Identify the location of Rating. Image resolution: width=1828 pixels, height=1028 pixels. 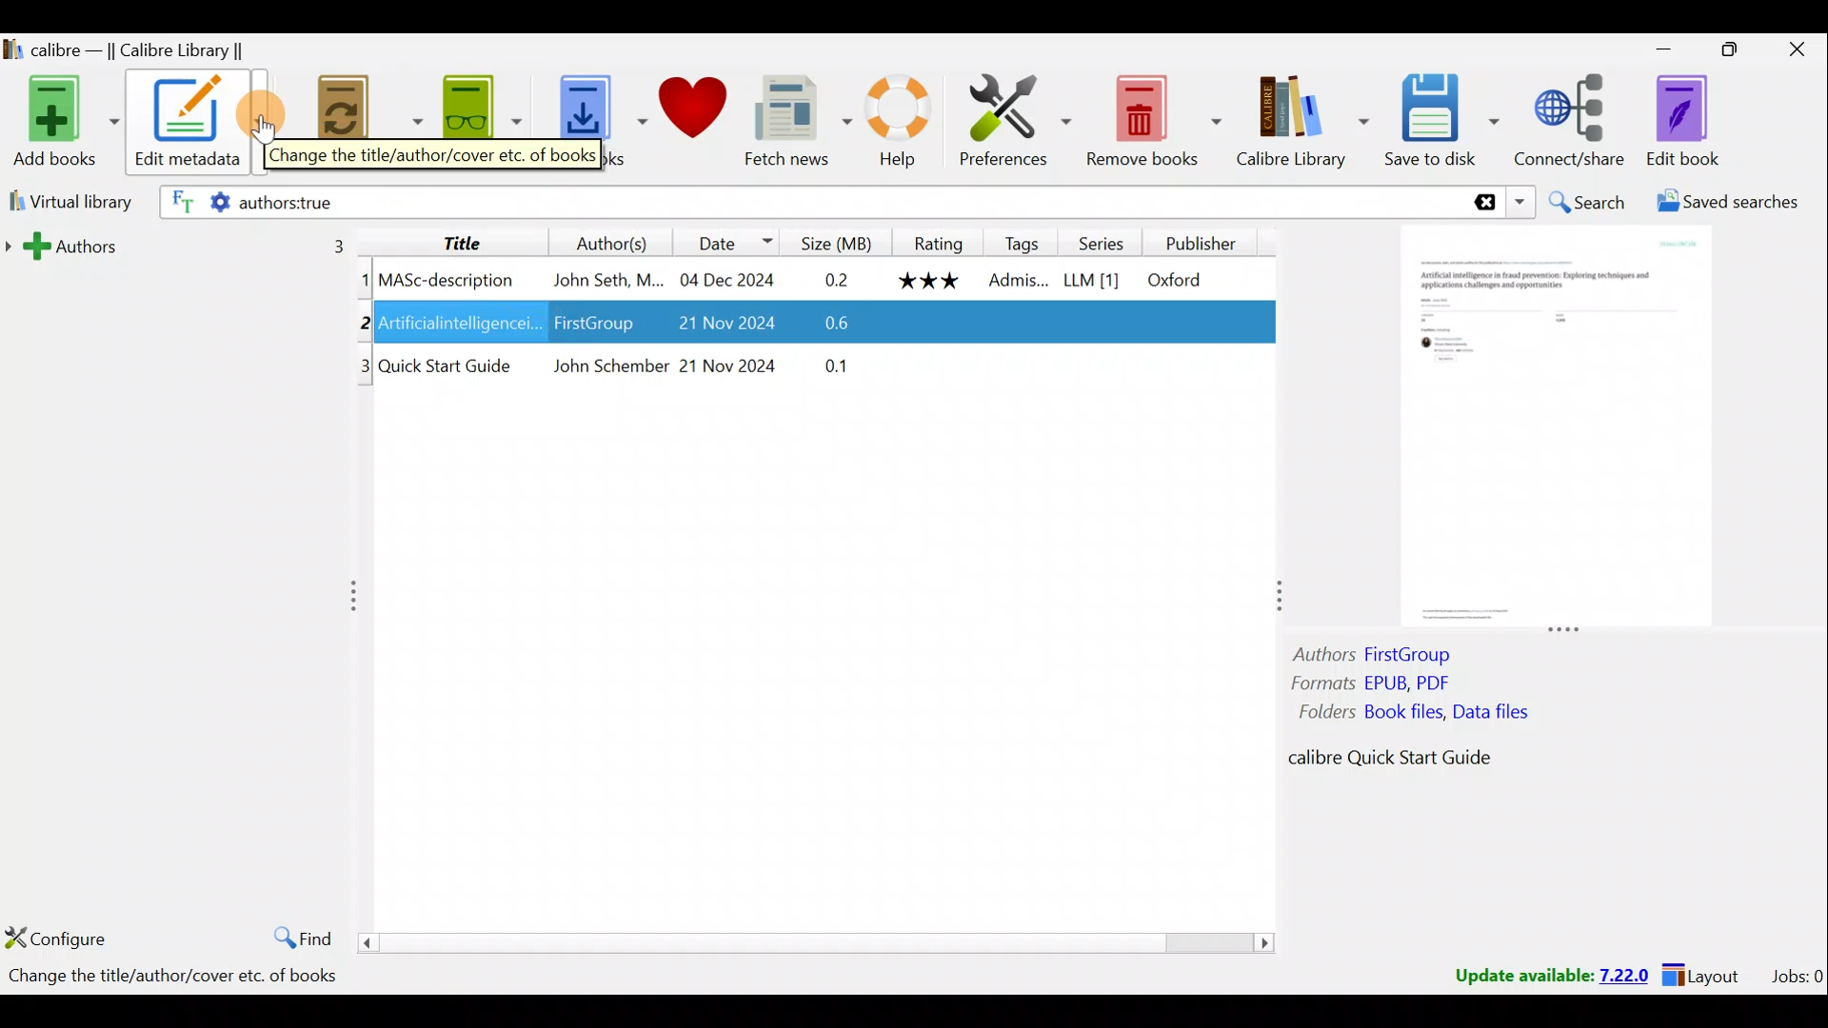
(939, 242).